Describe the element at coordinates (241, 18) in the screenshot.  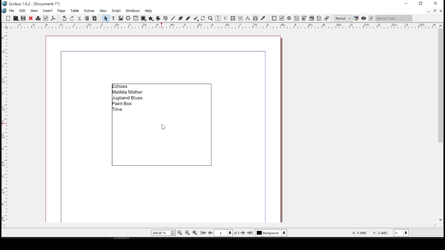
I see `unlink text frames` at that location.